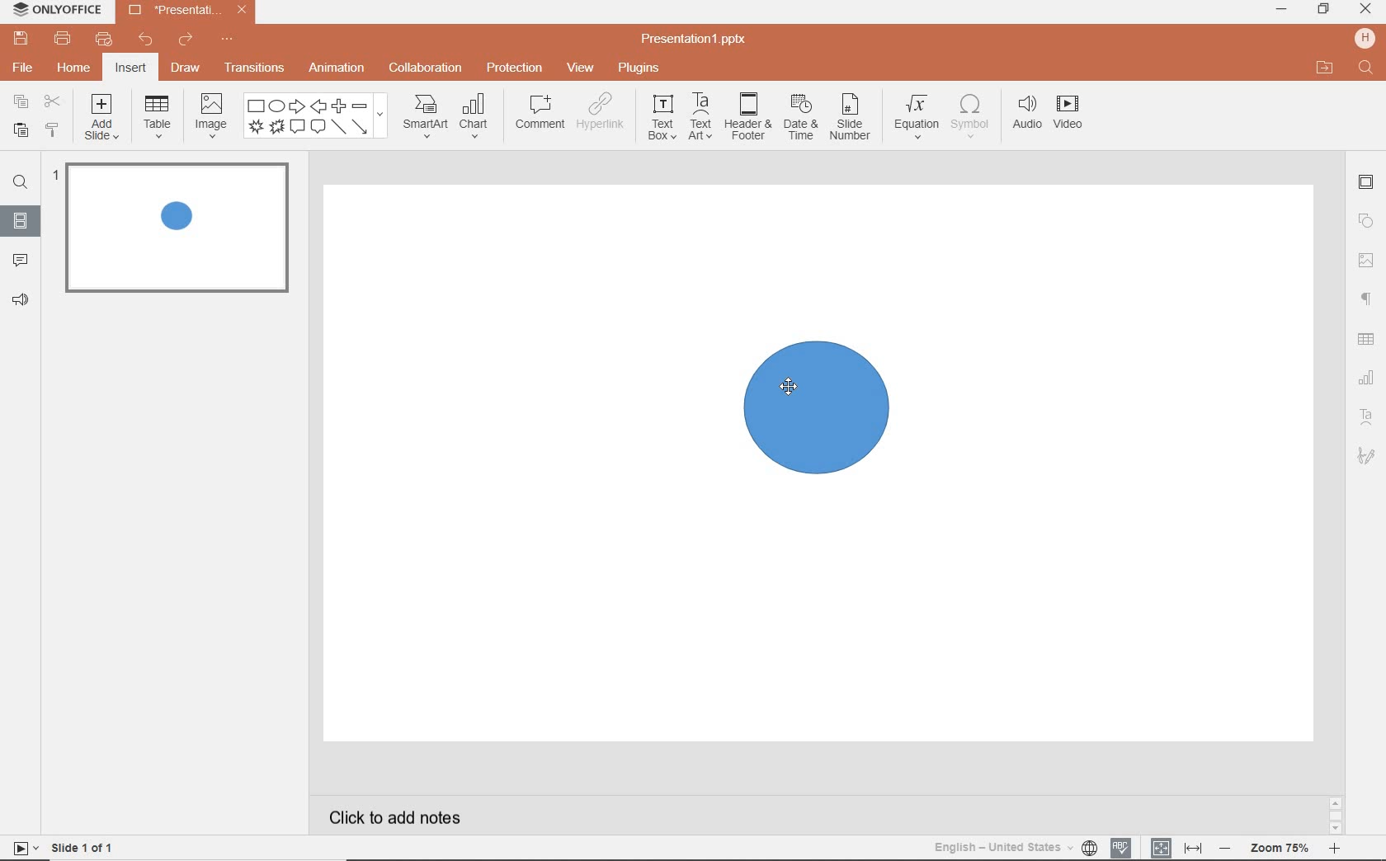 Image resolution: width=1386 pixels, height=861 pixels. What do you see at coordinates (175, 228) in the screenshot?
I see `slide` at bounding box center [175, 228].